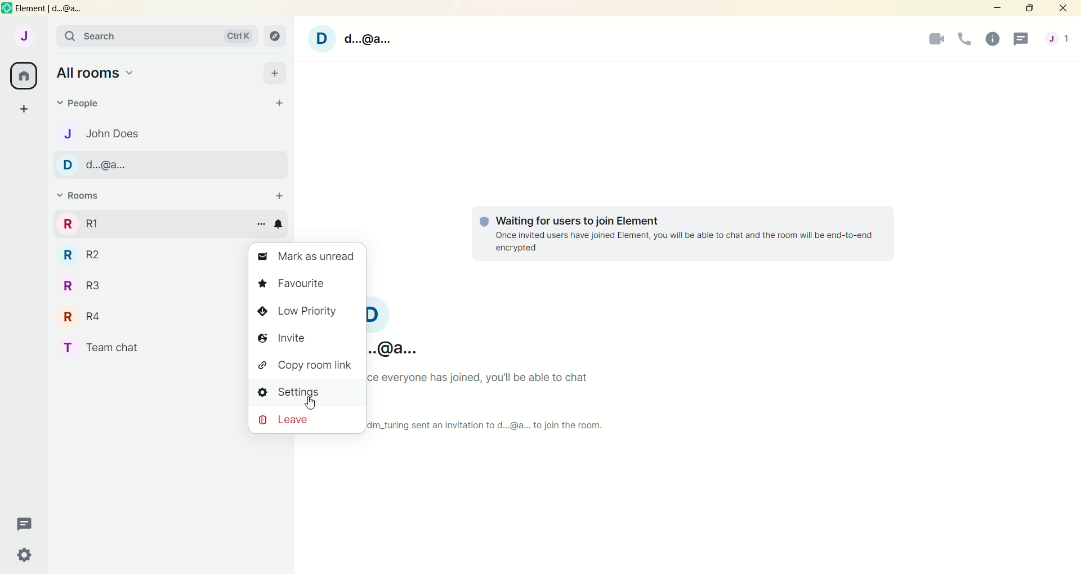 The height and width of the screenshot is (574, 1081). I want to click on T Team chat, so click(115, 348).